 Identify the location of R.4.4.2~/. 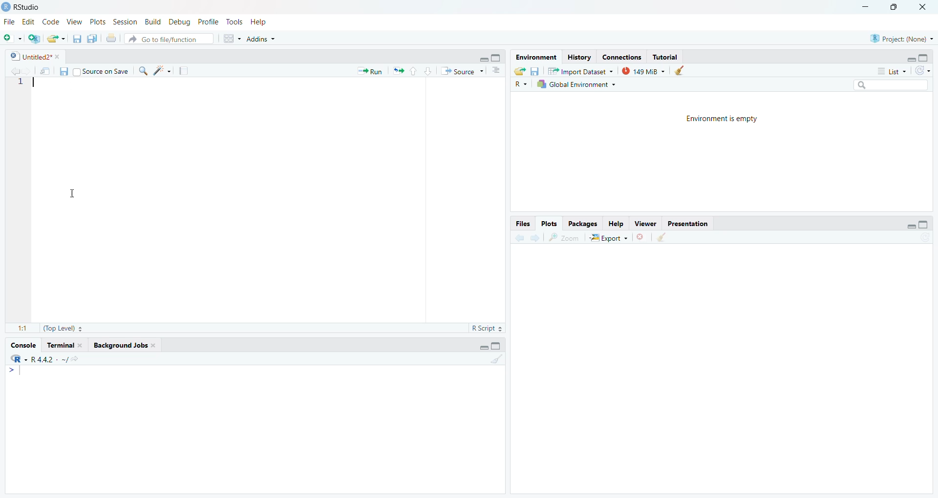
(46, 359).